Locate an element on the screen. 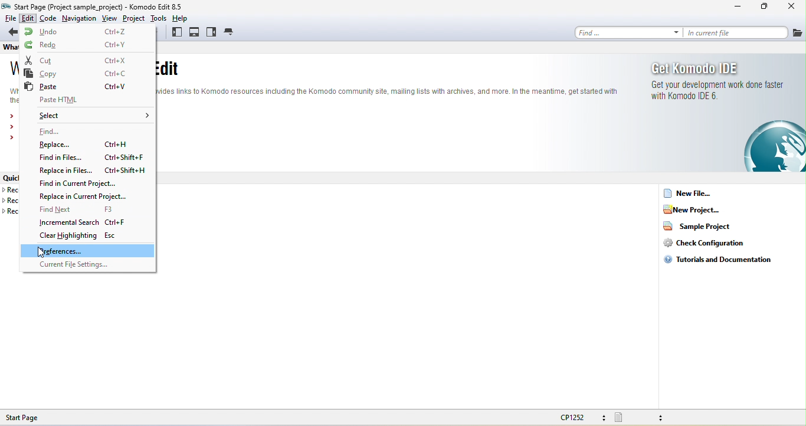  current file settings is located at coordinates (81, 266).